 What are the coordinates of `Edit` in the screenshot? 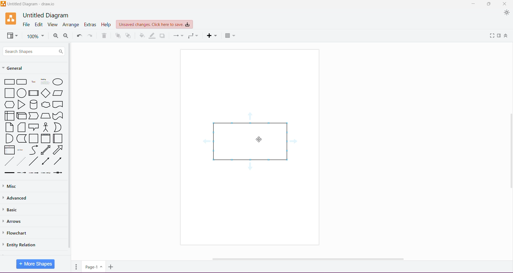 It's located at (39, 24).